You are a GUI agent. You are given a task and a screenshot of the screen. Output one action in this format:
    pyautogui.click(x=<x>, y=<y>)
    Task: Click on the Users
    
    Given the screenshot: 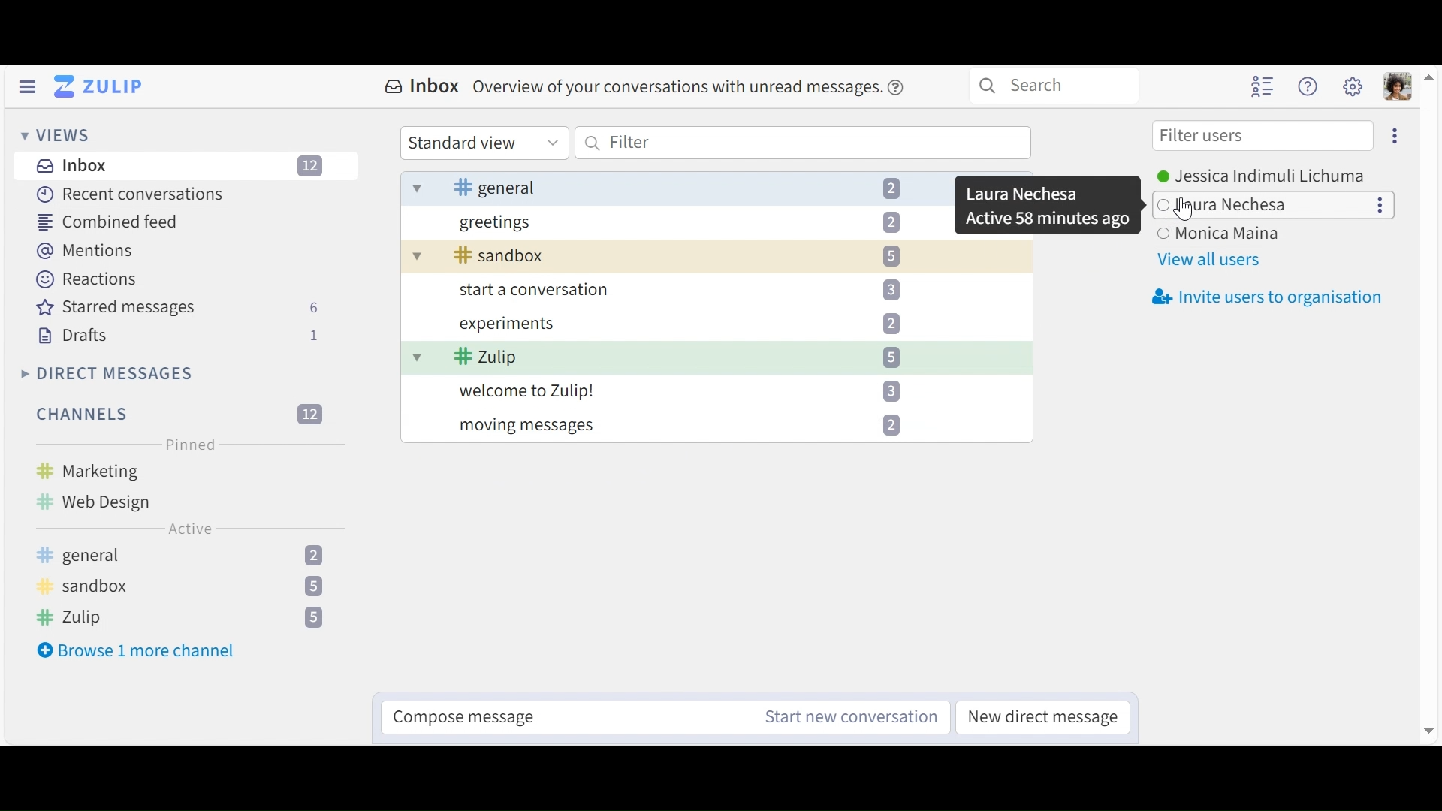 What is the action you would take?
    pyautogui.click(x=1260, y=179)
    